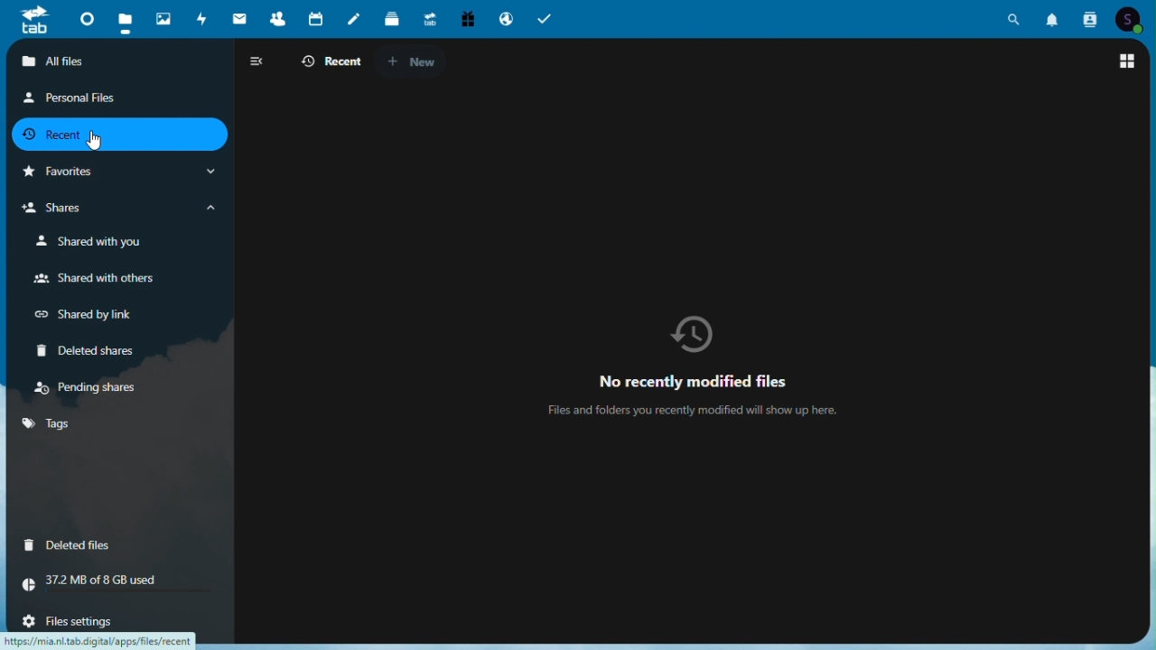 The image size is (1156, 650). Describe the element at coordinates (256, 60) in the screenshot. I see `Collapse side bar` at that location.